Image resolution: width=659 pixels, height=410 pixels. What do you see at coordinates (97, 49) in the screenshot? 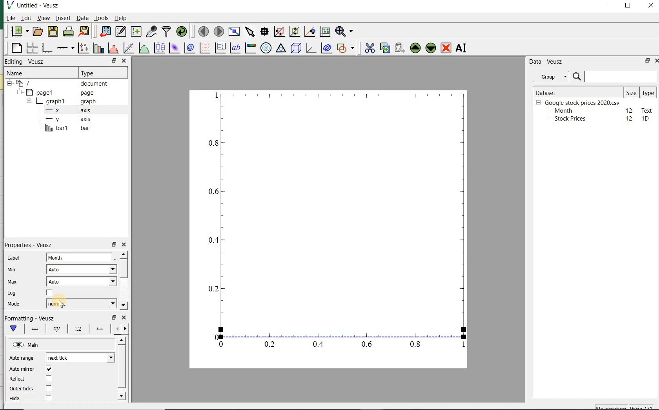
I see `plot bar charts` at bounding box center [97, 49].